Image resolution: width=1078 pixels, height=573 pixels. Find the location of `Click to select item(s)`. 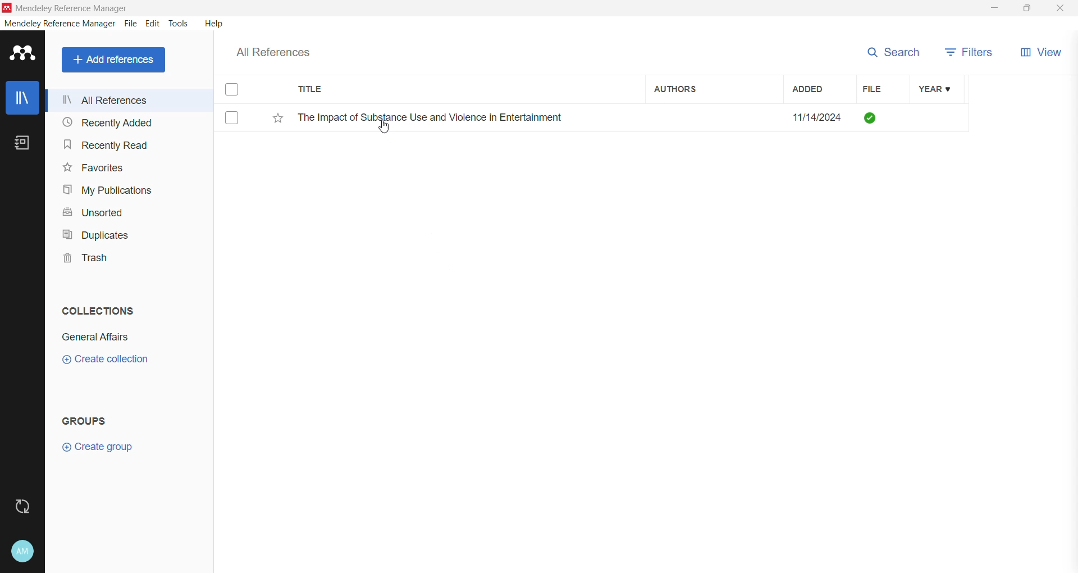

Click to select item(s) is located at coordinates (237, 103).